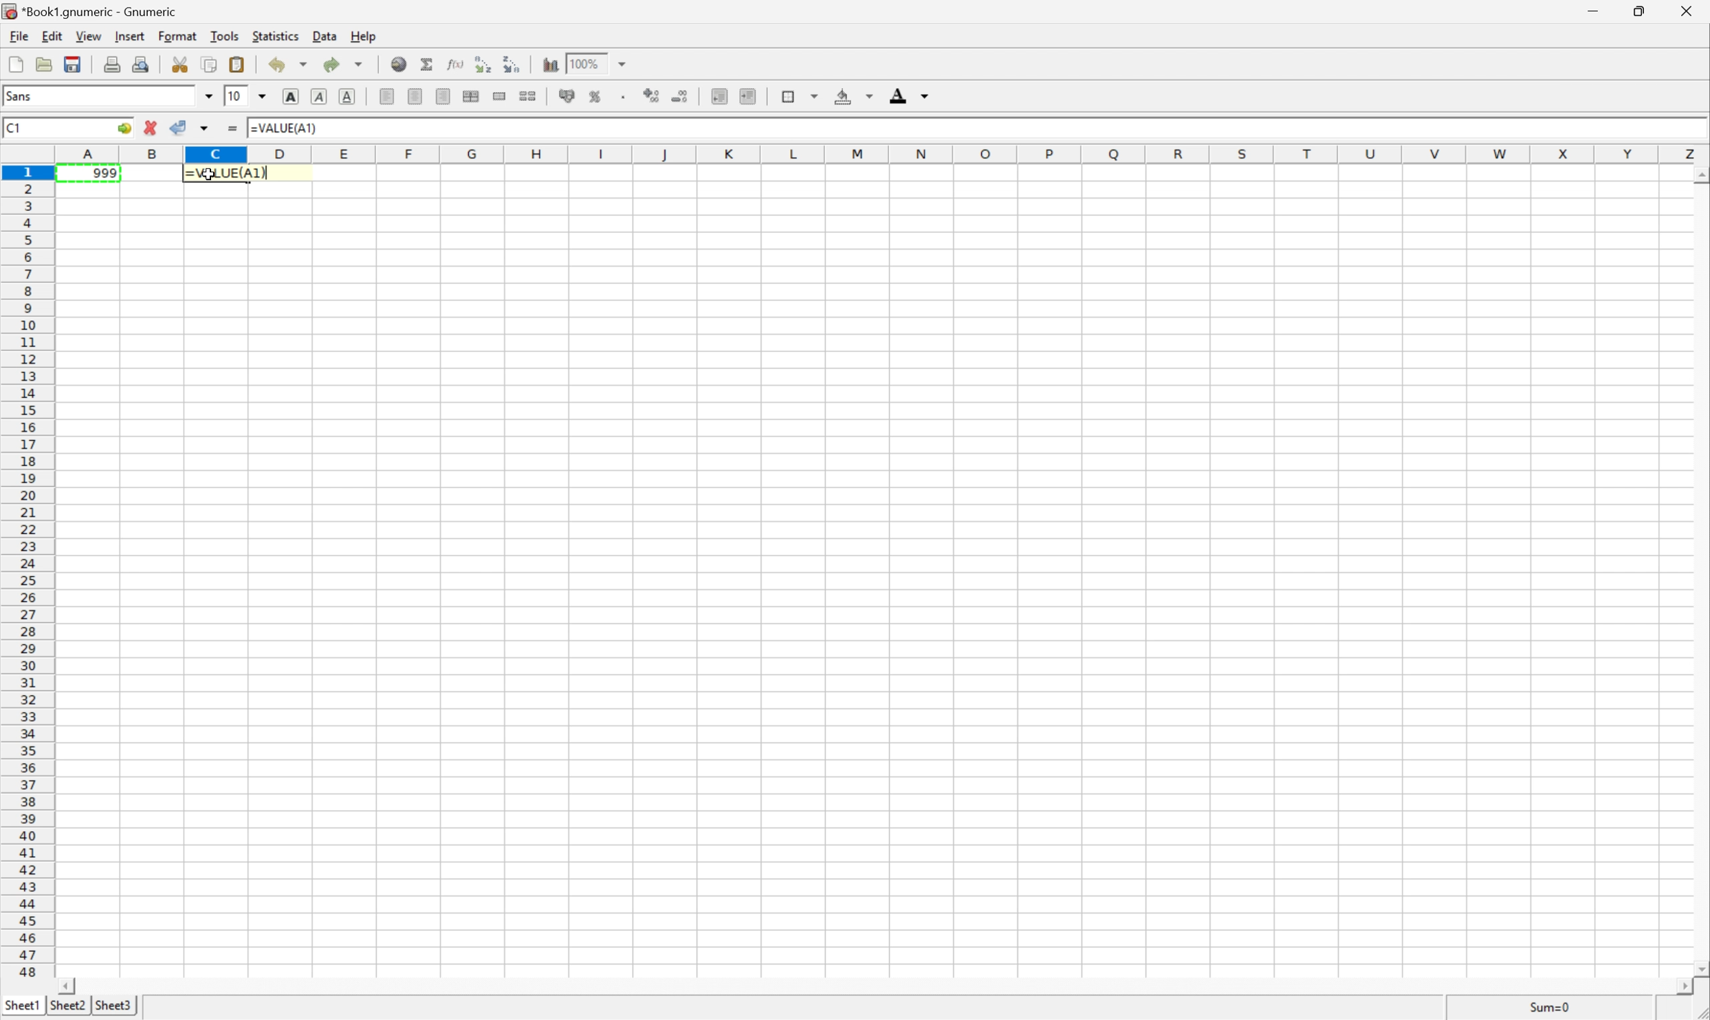 The image size is (1710, 1020). I want to click on scroll left, so click(69, 988).